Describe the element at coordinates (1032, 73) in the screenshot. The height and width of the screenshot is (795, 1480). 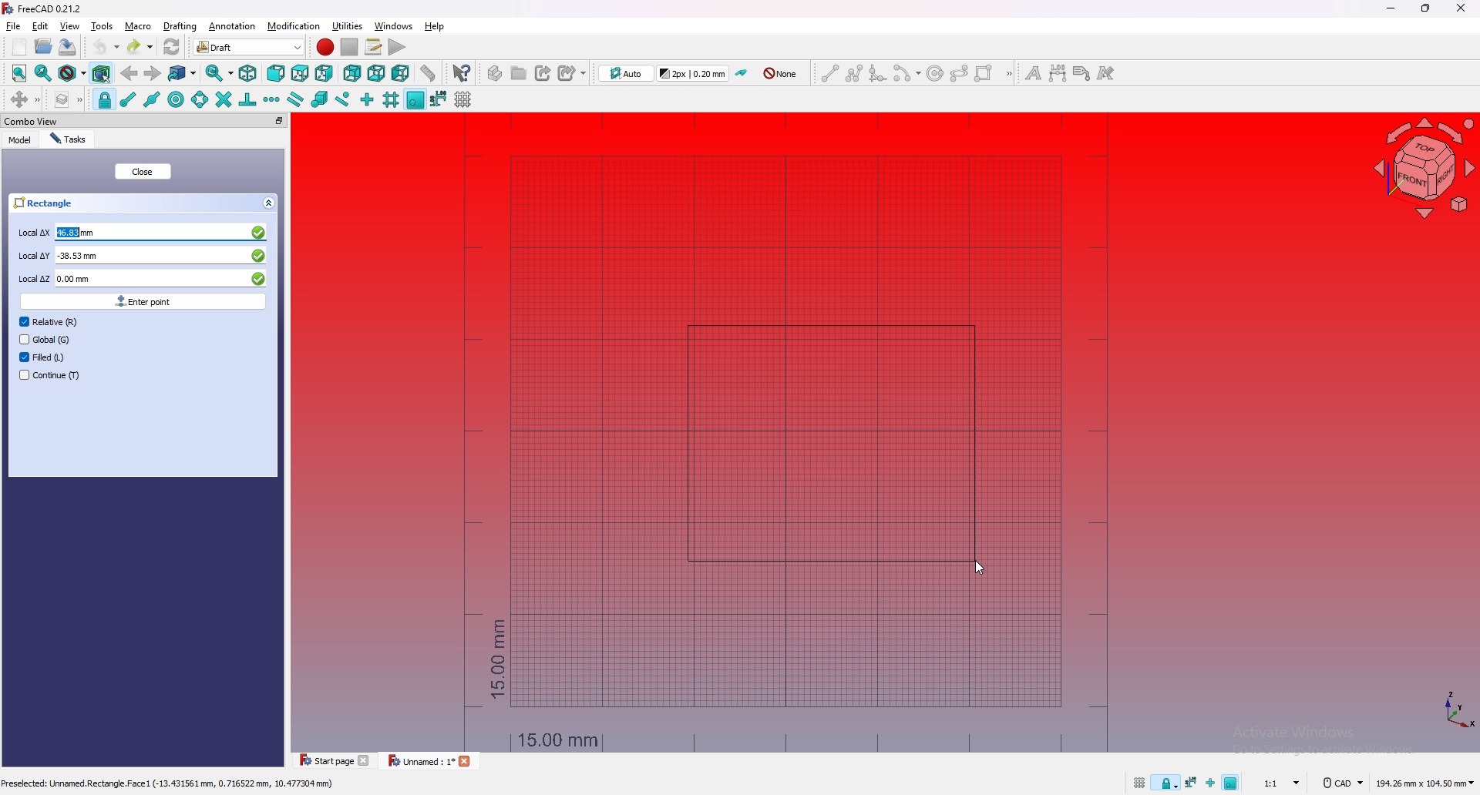
I see `text` at that location.